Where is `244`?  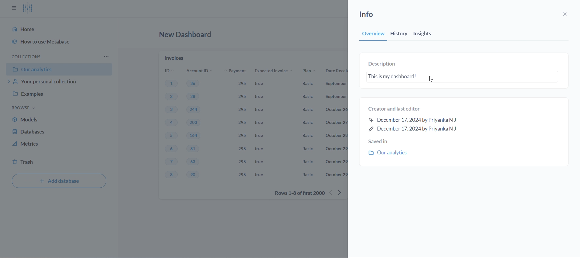
244 is located at coordinates (193, 110).